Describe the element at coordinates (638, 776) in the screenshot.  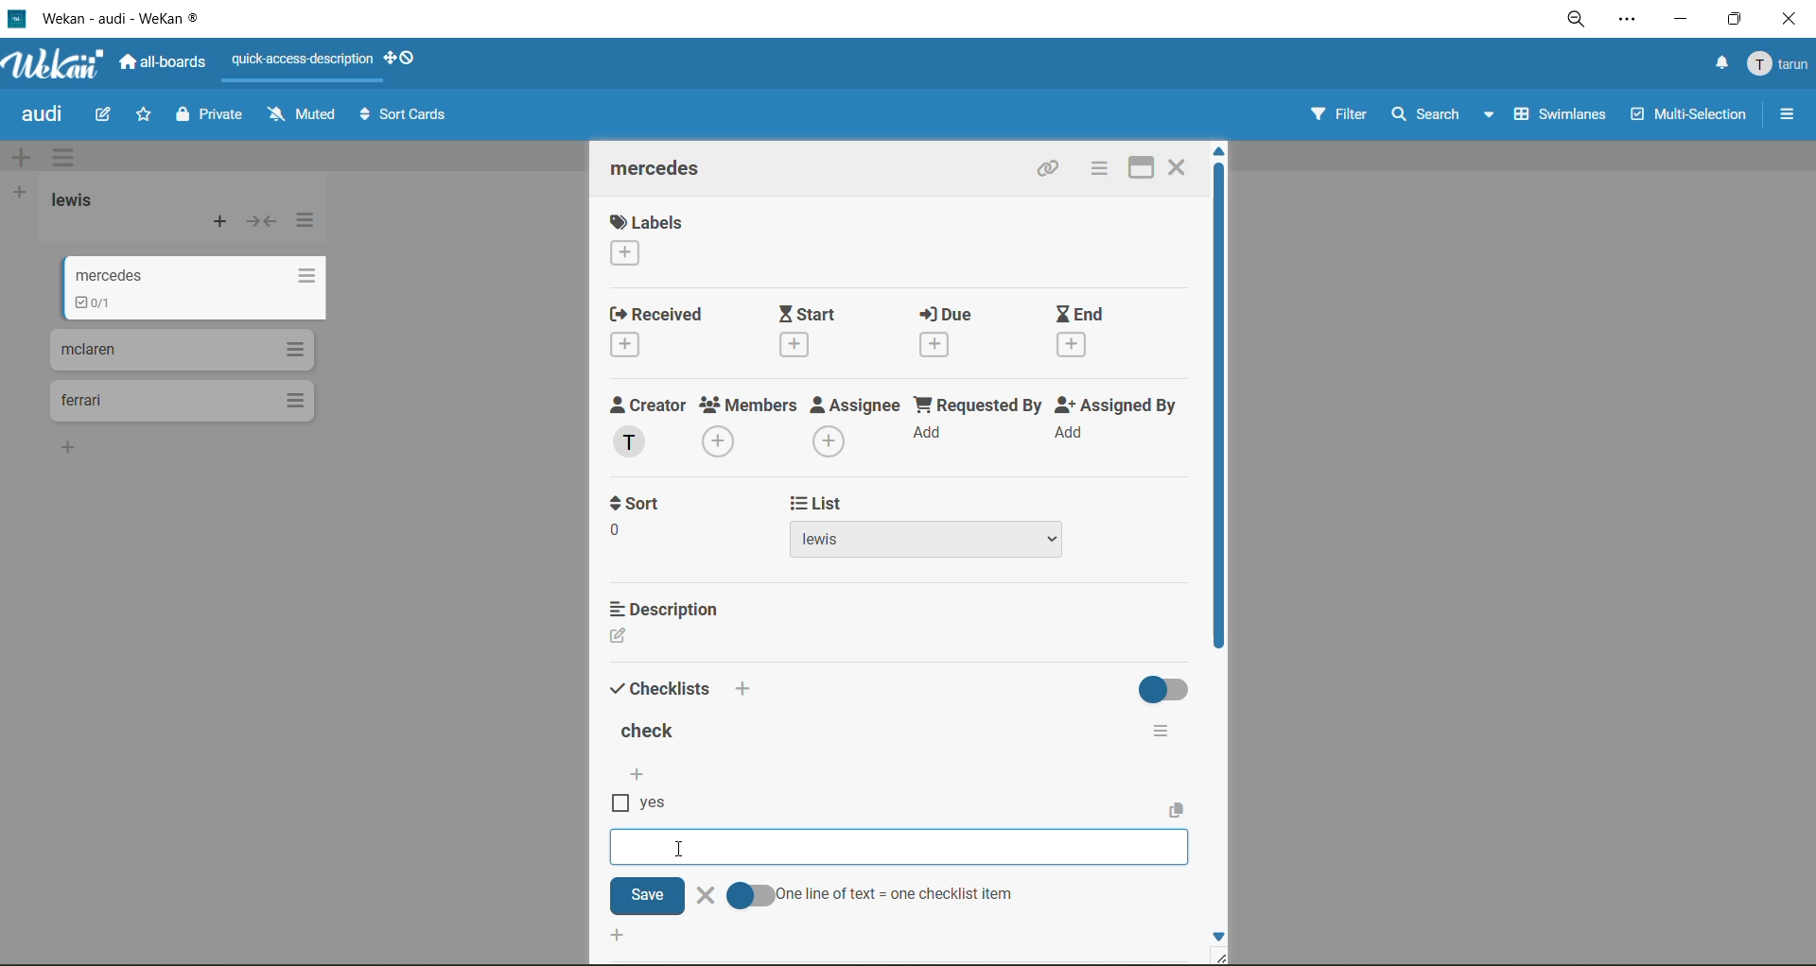
I see `add checklist option` at that location.